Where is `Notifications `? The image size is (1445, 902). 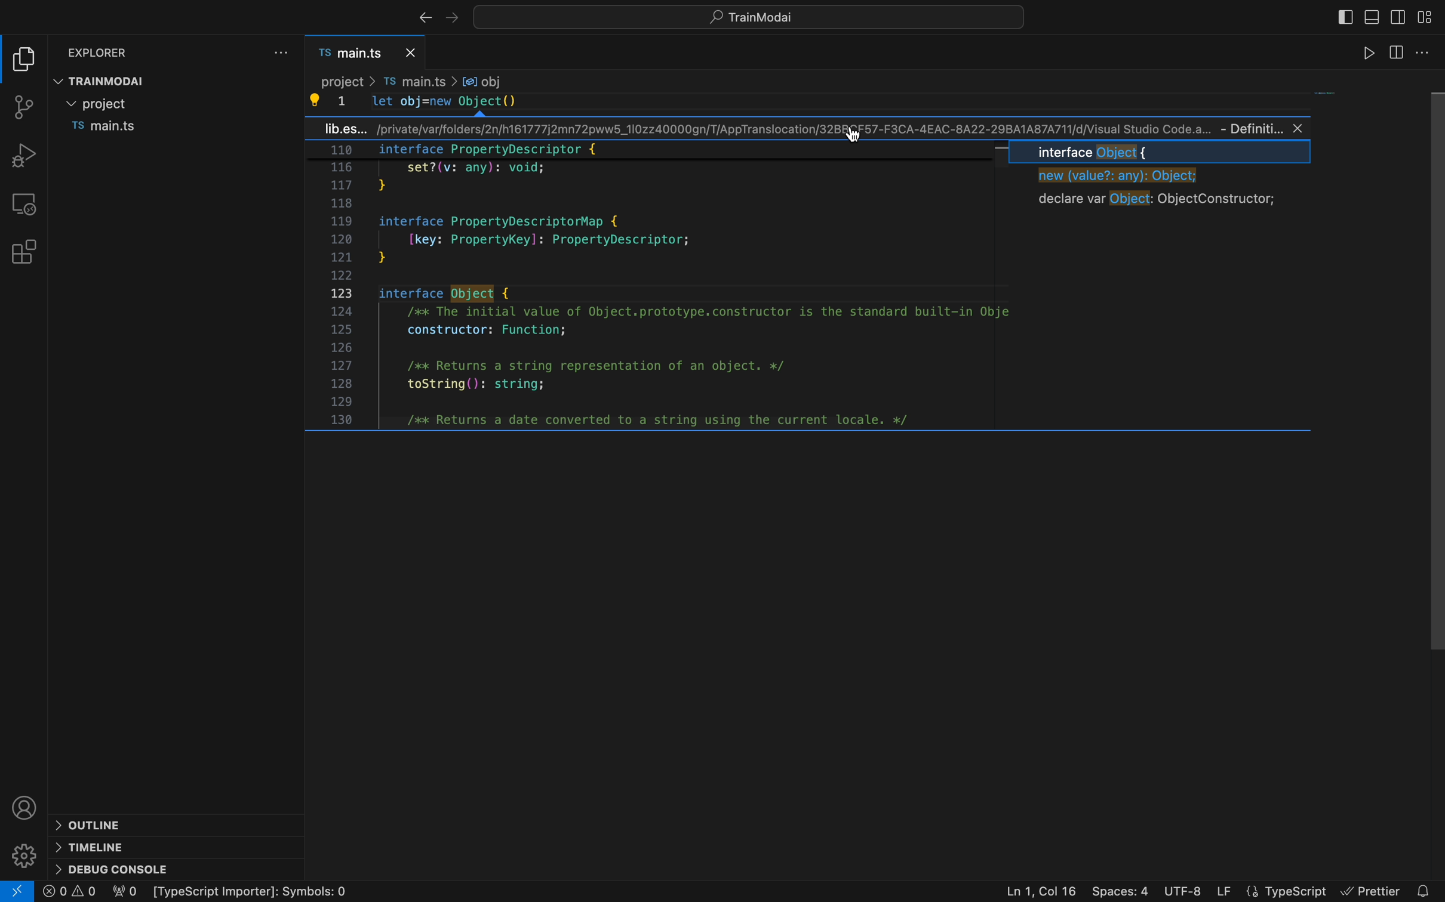
Notifications  is located at coordinates (1425, 886).